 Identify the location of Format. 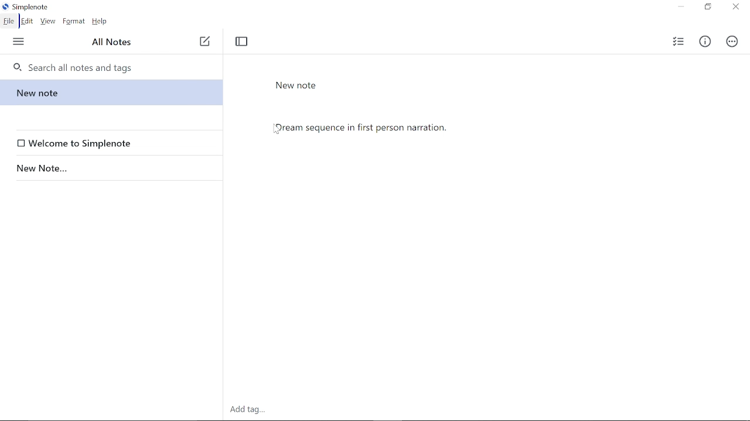
(73, 21).